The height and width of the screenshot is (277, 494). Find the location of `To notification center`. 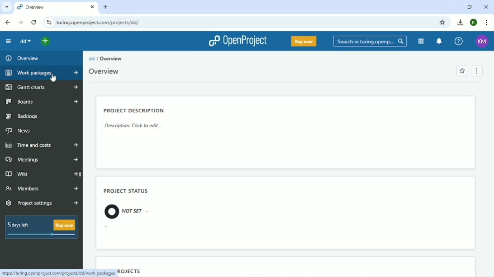

To notification center is located at coordinates (439, 41).